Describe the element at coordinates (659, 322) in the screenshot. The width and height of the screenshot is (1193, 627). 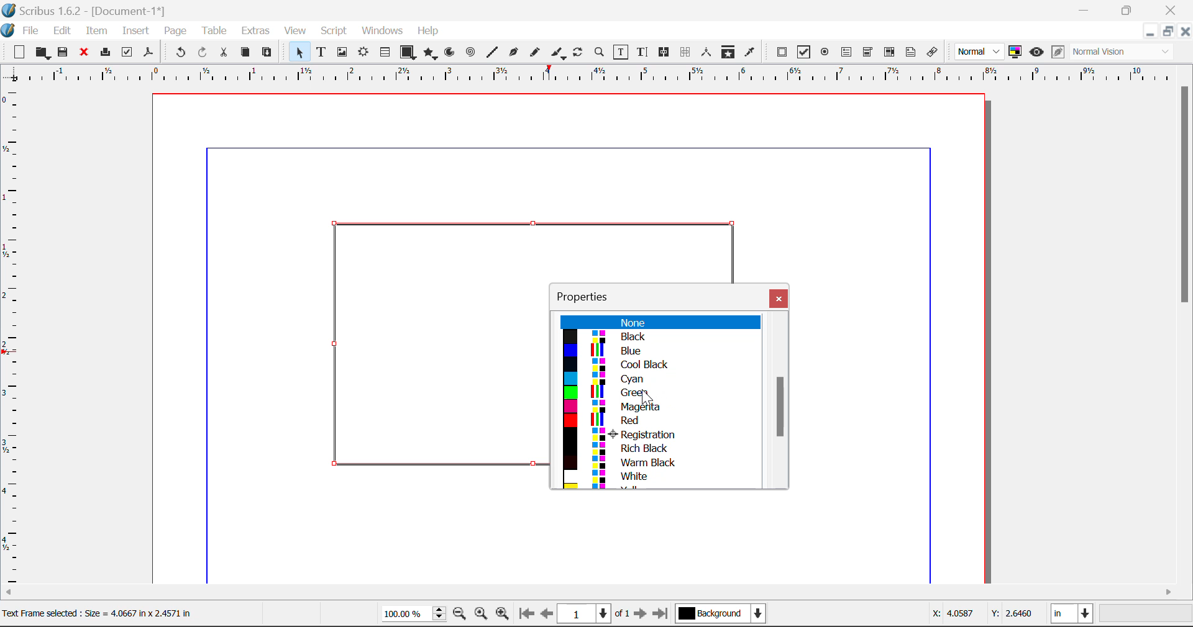
I see `None` at that location.